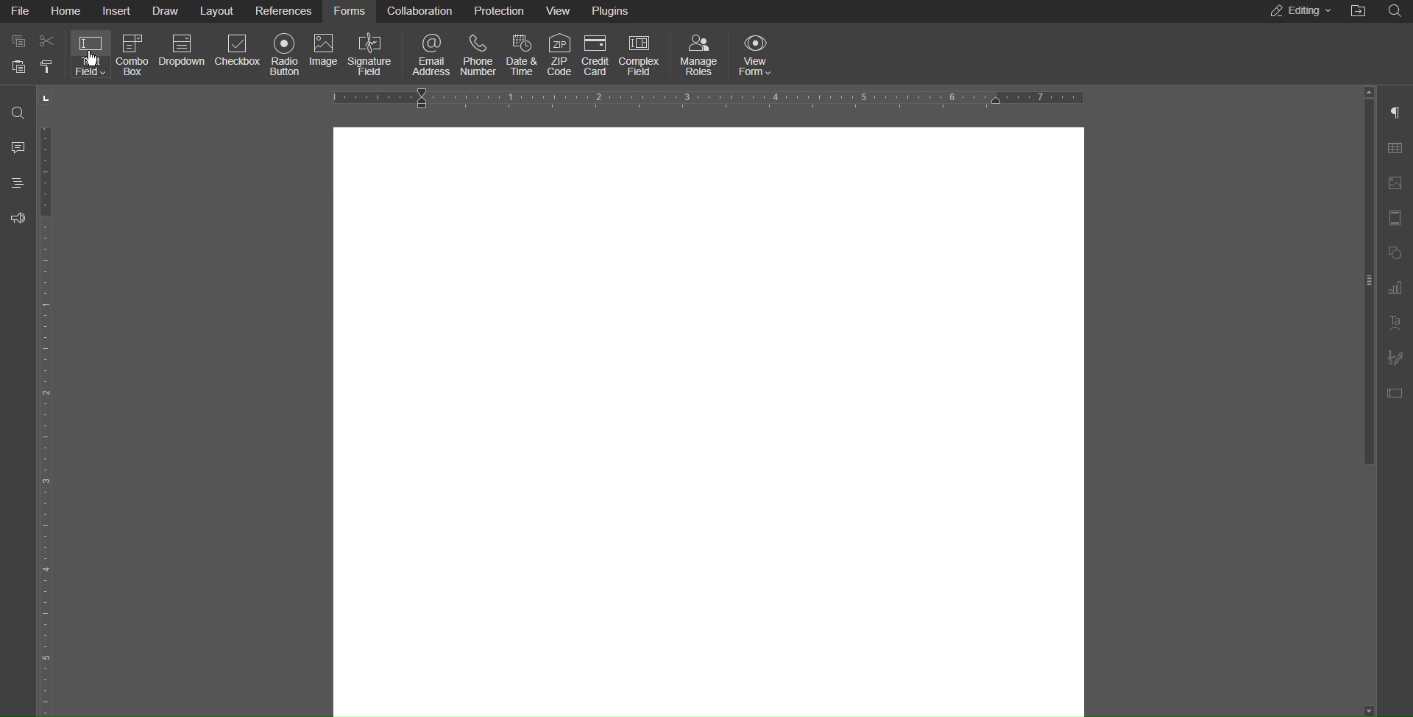 This screenshot has width=1413, height=717. Describe the element at coordinates (1371, 402) in the screenshot. I see `slider` at that location.